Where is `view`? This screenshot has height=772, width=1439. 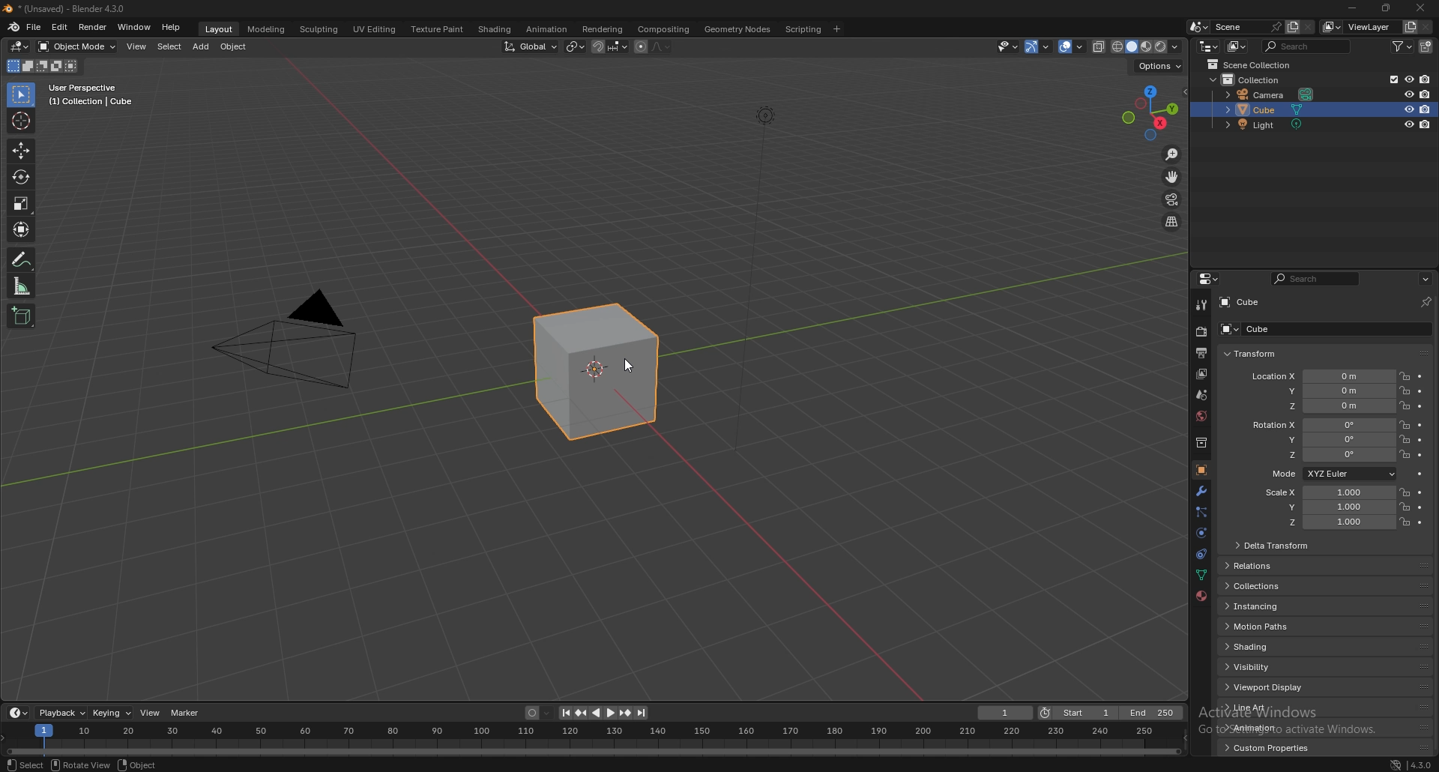 view is located at coordinates (137, 46).